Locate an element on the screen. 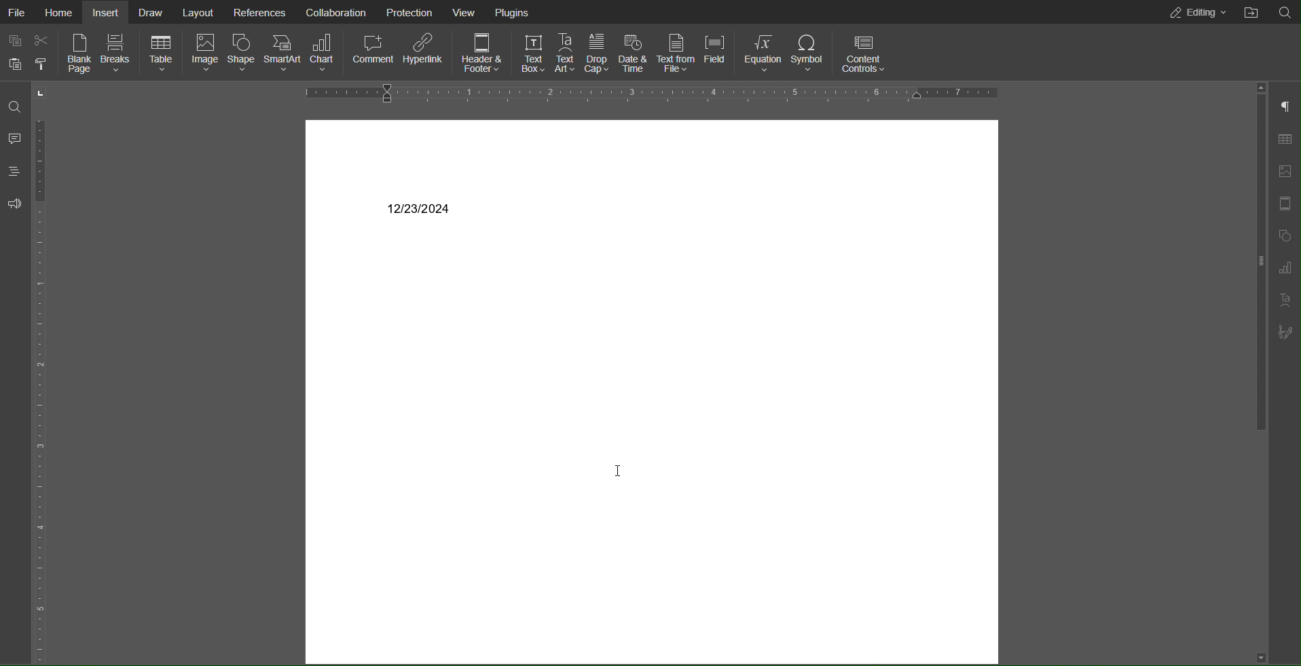 The image size is (1301, 666). Cut is located at coordinates (41, 43).